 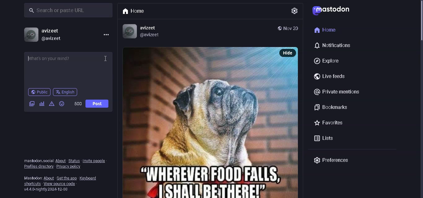 I want to click on Profile Picture, so click(x=129, y=31).